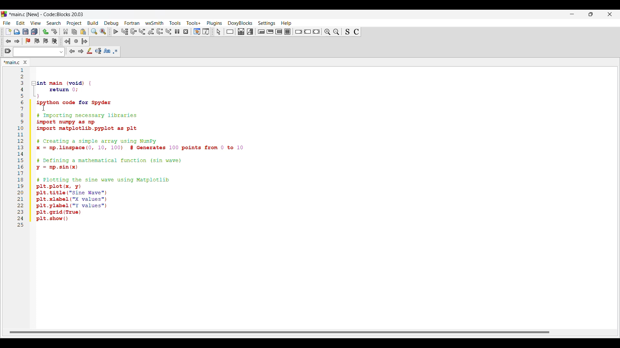 The width and height of the screenshot is (620, 348). Describe the element at coordinates (134, 32) in the screenshot. I see `Next line` at that location.